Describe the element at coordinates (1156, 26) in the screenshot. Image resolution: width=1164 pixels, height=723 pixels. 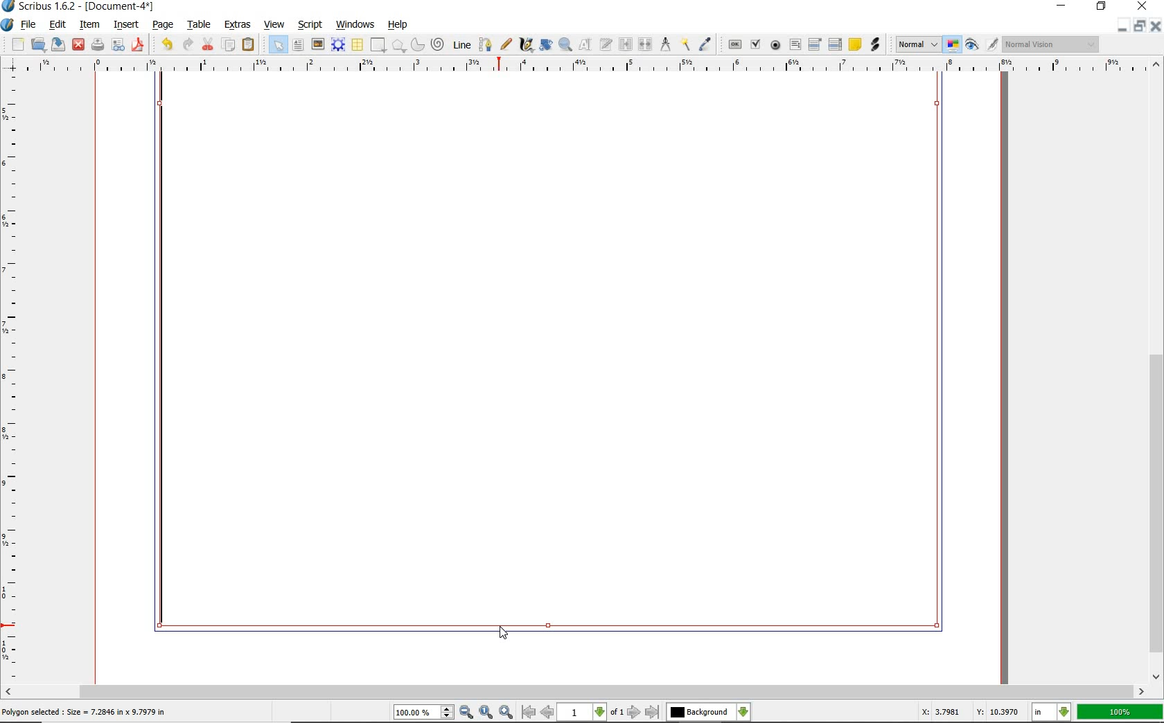
I see `close` at that location.